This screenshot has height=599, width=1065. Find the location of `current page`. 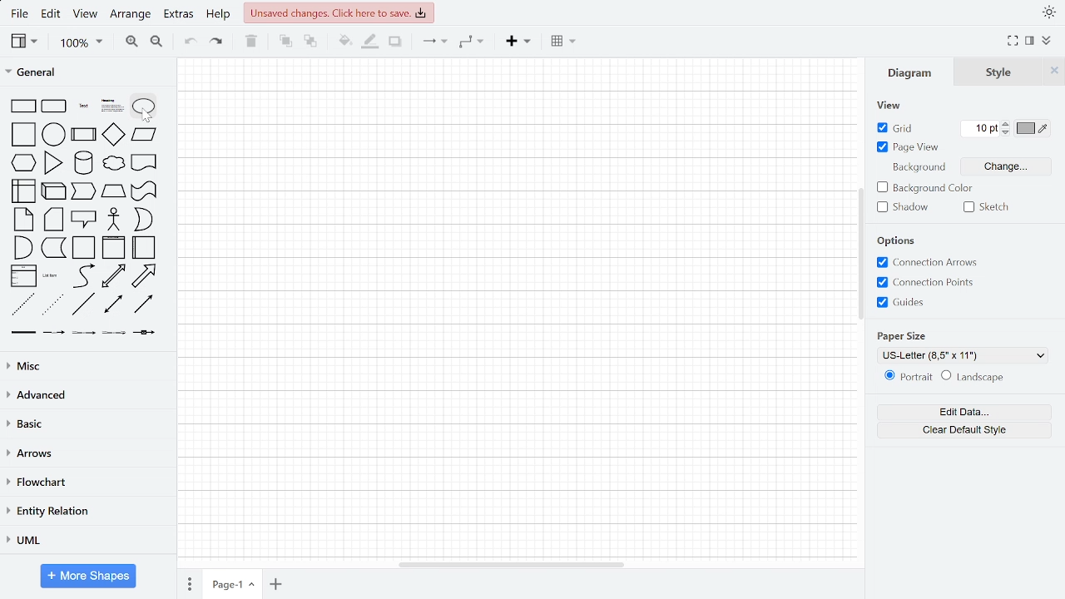

current page is located at coordinates (231, 585).